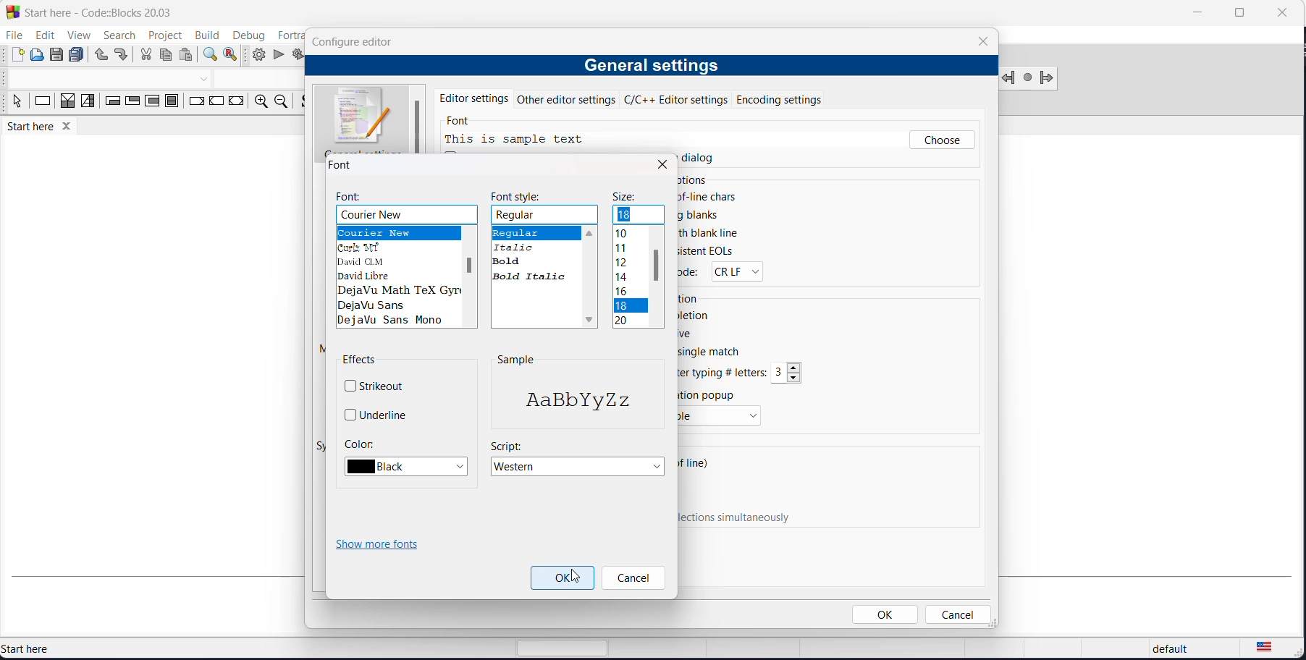 This screenshot has width=1306, height=660. Describe the element at coordinates (563, 578) in the screenshot. I see `ok` at that location.